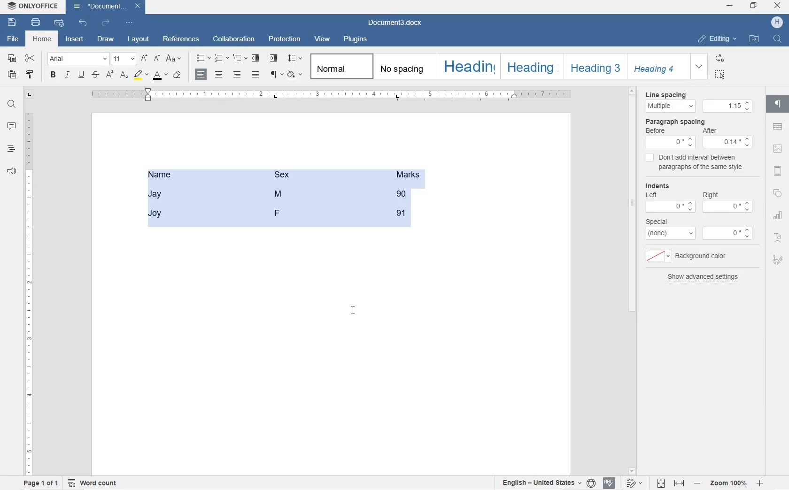 This screenshot has height=490, width=789. What do you see at coordinates (294, 74) in the screenshot?
I see `SHADING` at bounding box center [294, 74].